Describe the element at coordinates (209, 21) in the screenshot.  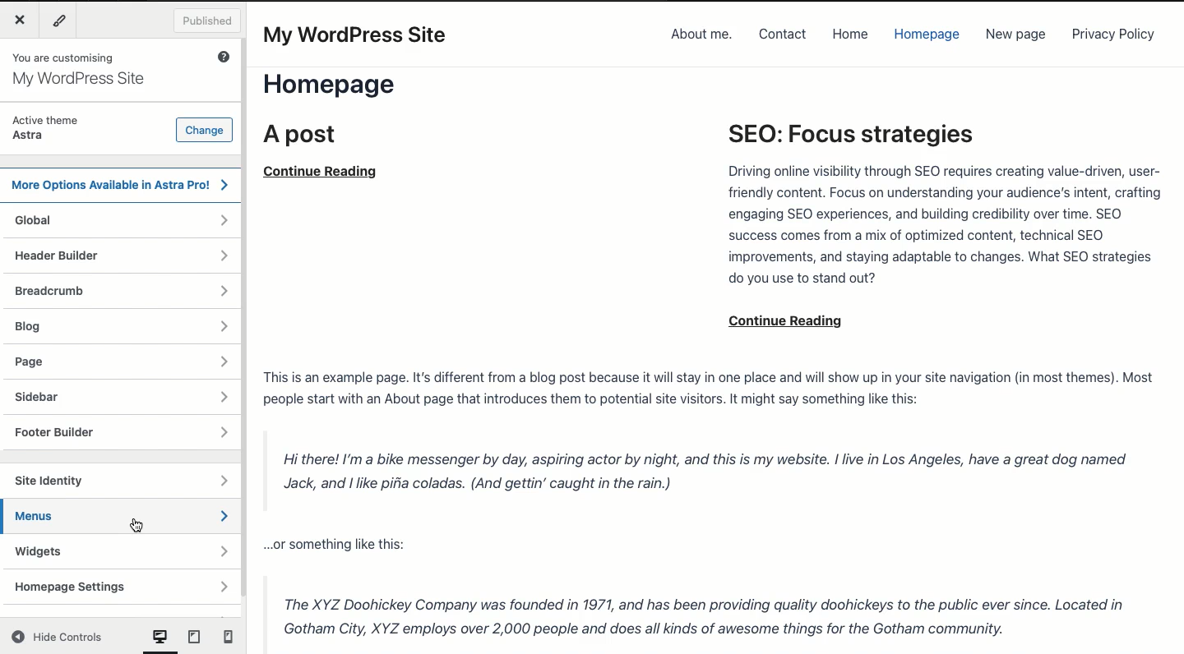
I see `Published` at that location.